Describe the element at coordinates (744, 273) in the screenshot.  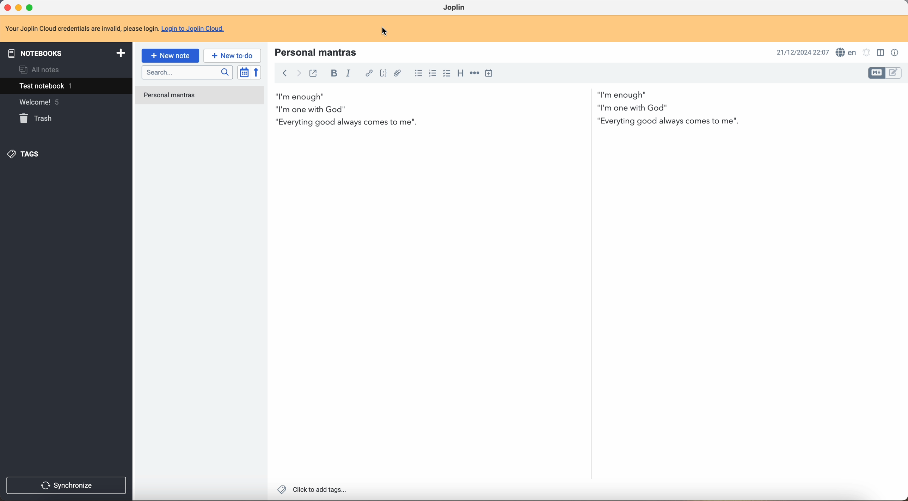
I see `body text` at that location.